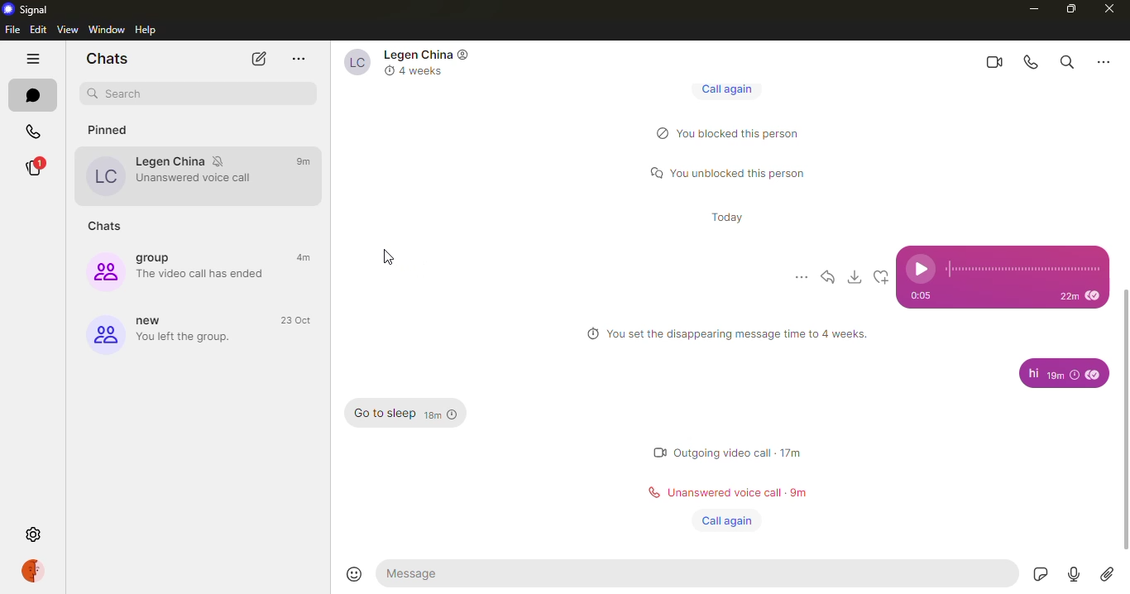 This screenshot has height=594, width=1130. What do you see at coordinates (164, 332) in the screenshot?
I see `group` at bounding box center [164, 332].